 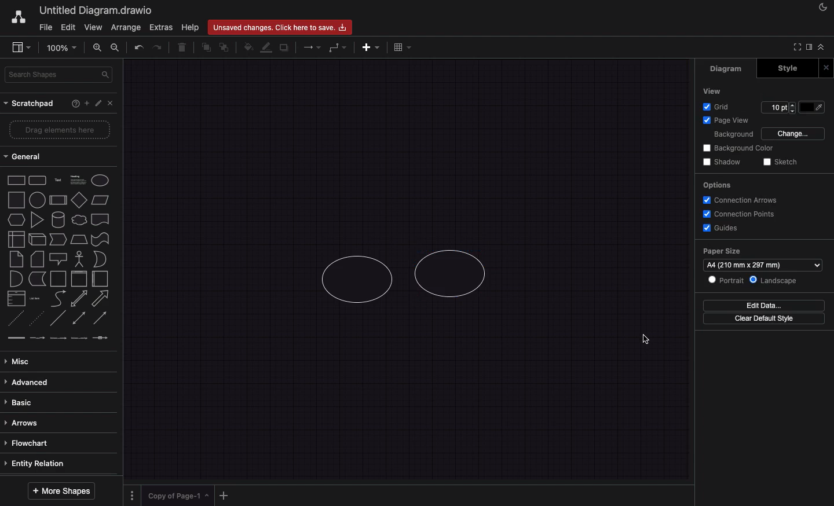 What do you see at coordinates (80, 299) in the screenshot?
I see `bidirectional arrow` at bounding box center [80, 299].